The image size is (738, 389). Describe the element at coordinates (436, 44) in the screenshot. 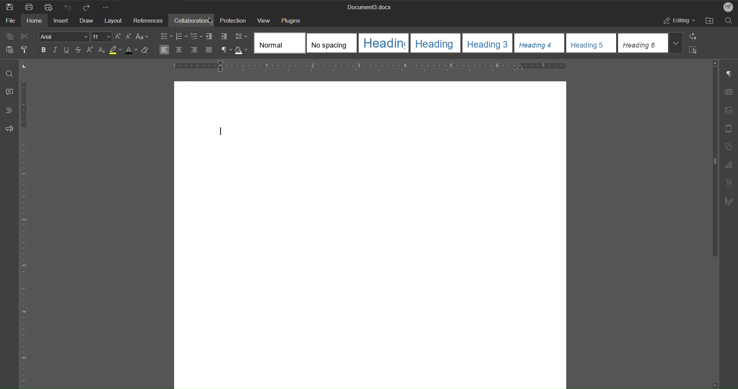

I see `Heading 3` at that location.